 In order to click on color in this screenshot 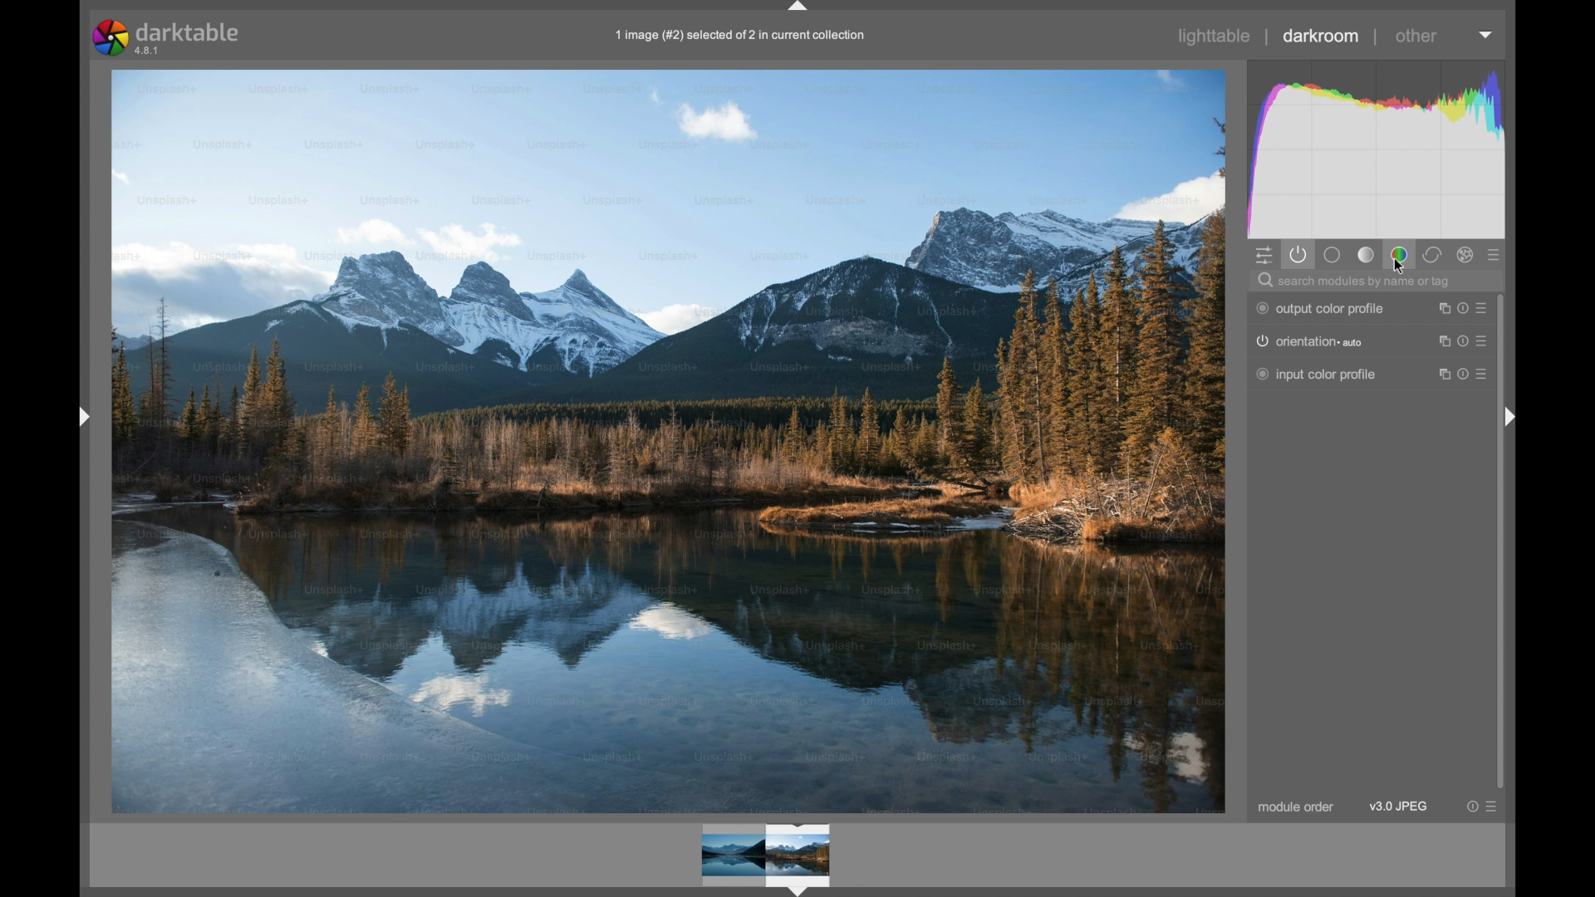, I will do `click(1399, 255)`.